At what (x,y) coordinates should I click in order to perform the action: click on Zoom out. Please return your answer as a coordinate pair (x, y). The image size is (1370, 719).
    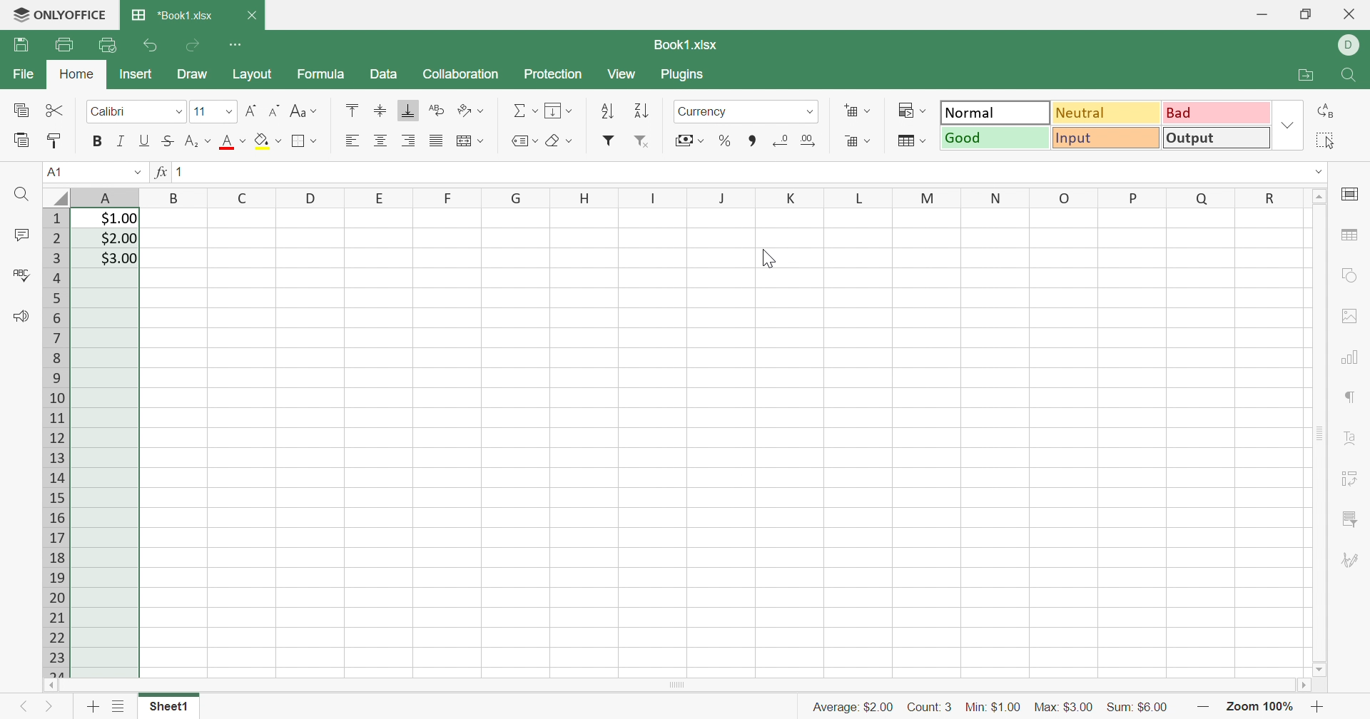
    Looking at the image, I should click on (1319, 709).